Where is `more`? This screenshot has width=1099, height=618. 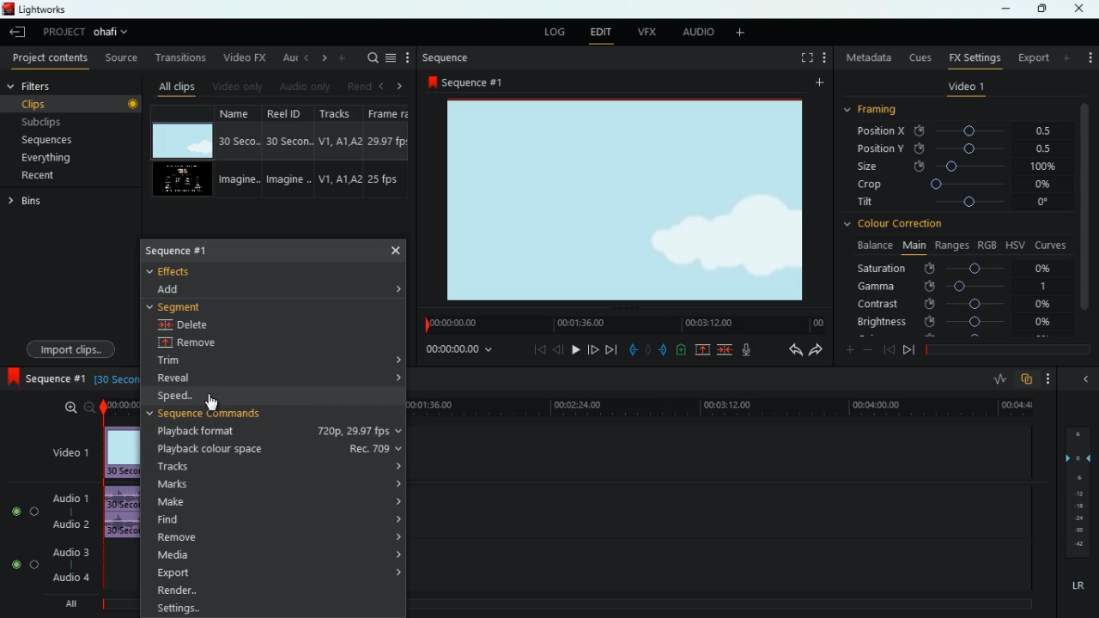 more is located at coordinates (817, 83).